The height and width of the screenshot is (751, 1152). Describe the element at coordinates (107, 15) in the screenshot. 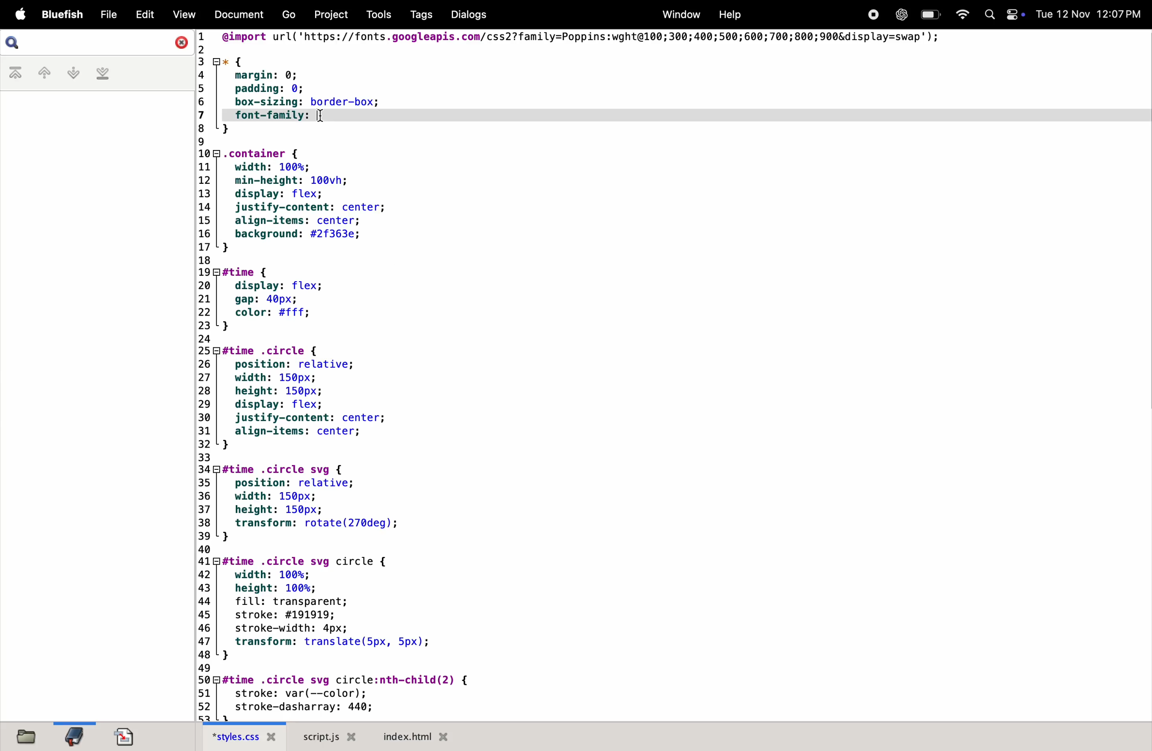

I see `file` at that location.